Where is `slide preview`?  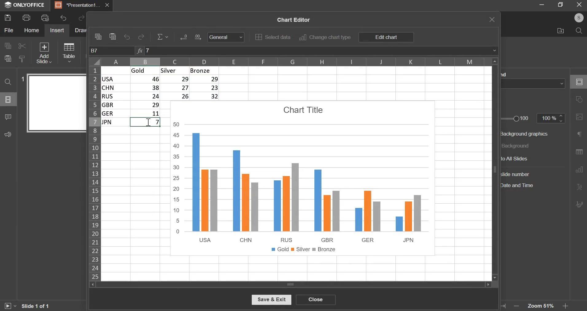
slide preview is located at coordinates (57, 103).